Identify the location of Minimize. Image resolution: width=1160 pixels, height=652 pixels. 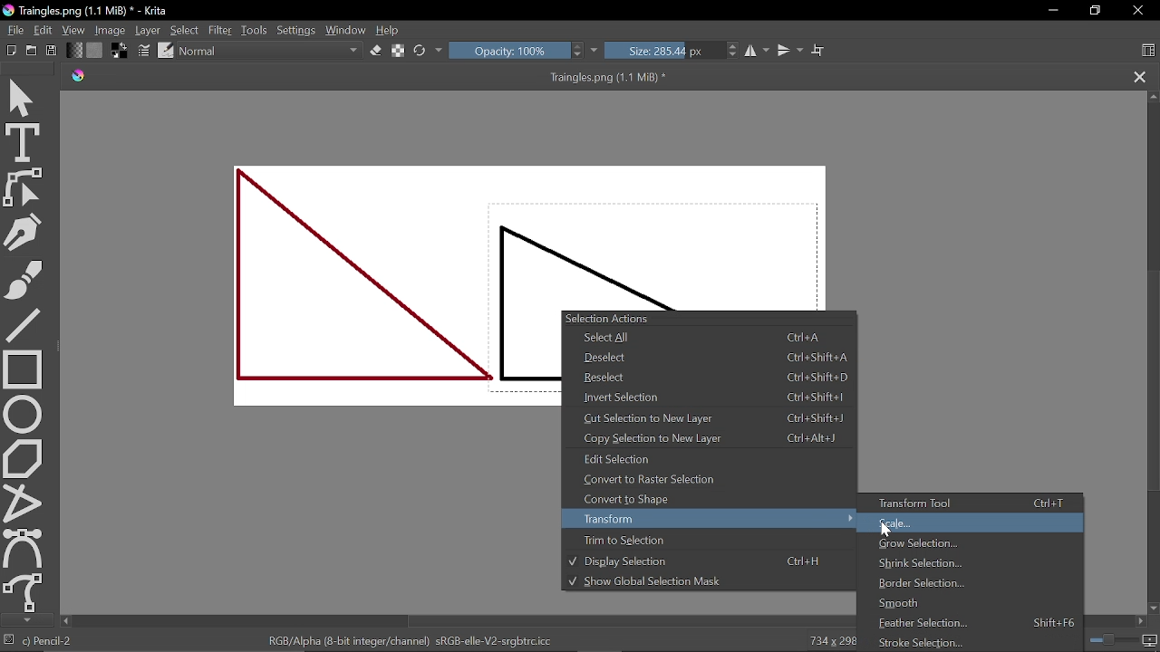
(1049, 12).